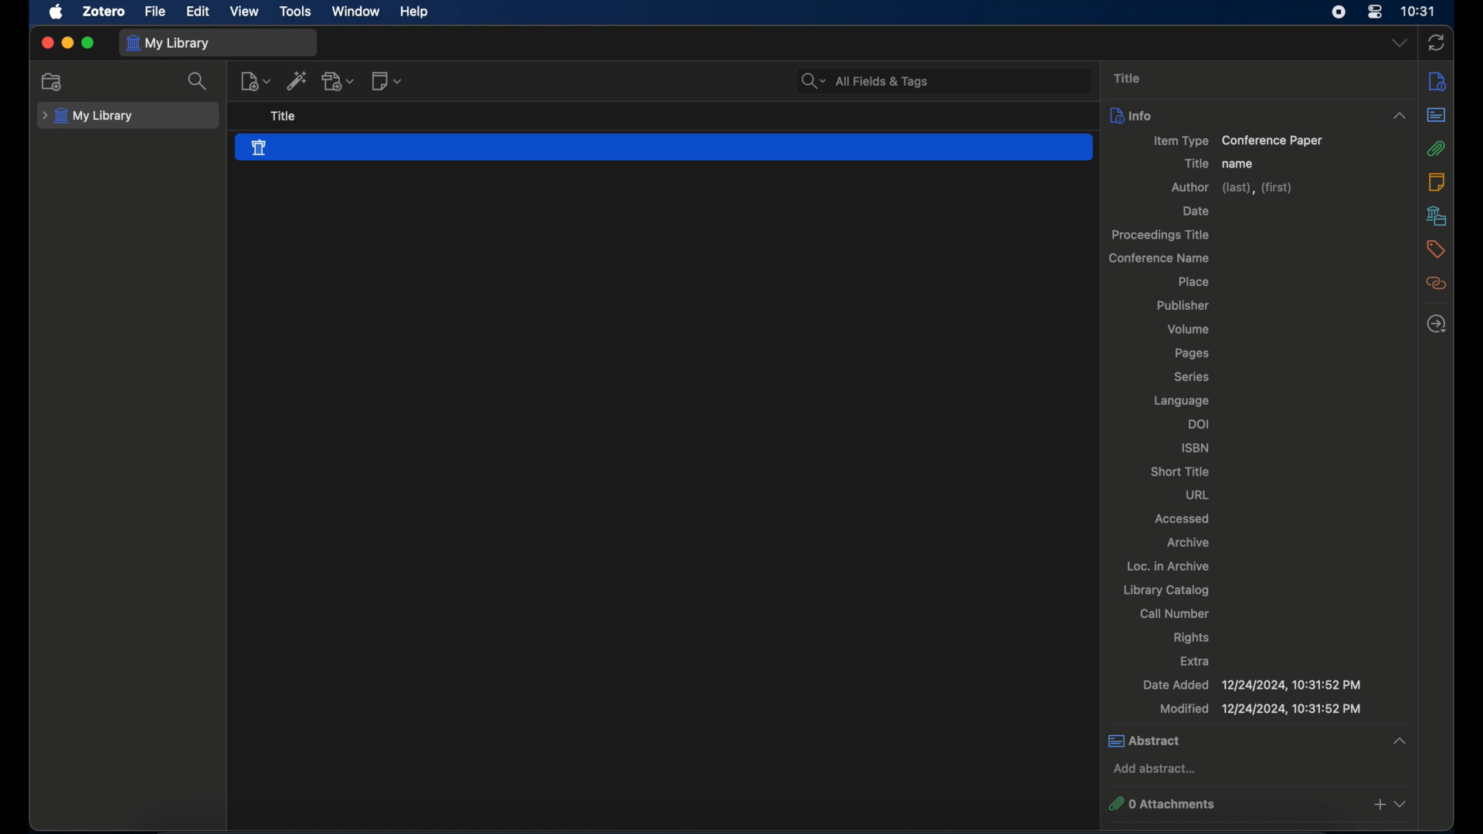 The height and width of the screenshot is (834, 1483). Describe the element at coordinates (1400, 115) in the screenshot. I see `dropdown` at that location.